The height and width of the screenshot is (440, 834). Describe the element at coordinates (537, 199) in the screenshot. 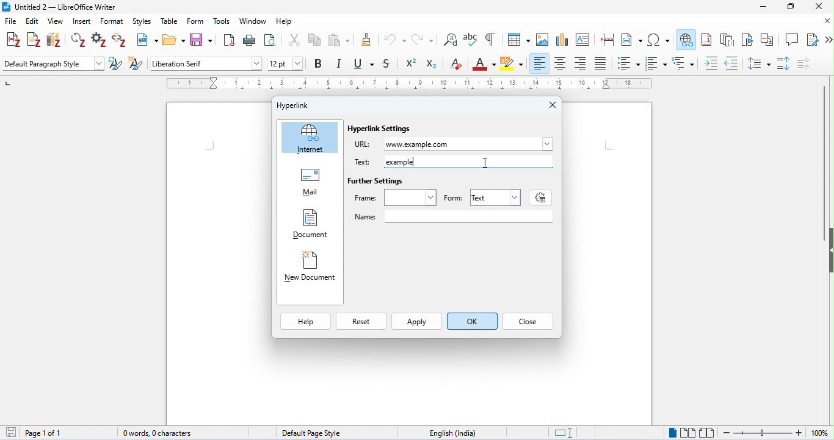

I see `settings` at that location.